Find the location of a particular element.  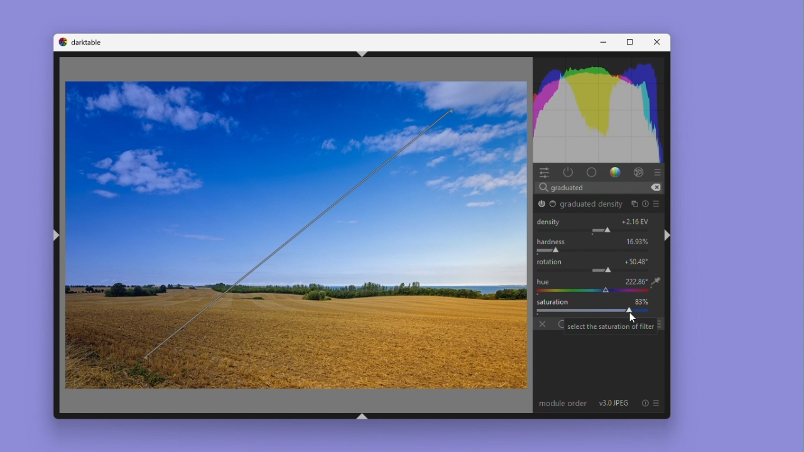

rotation is located at coordinates (551, 262).